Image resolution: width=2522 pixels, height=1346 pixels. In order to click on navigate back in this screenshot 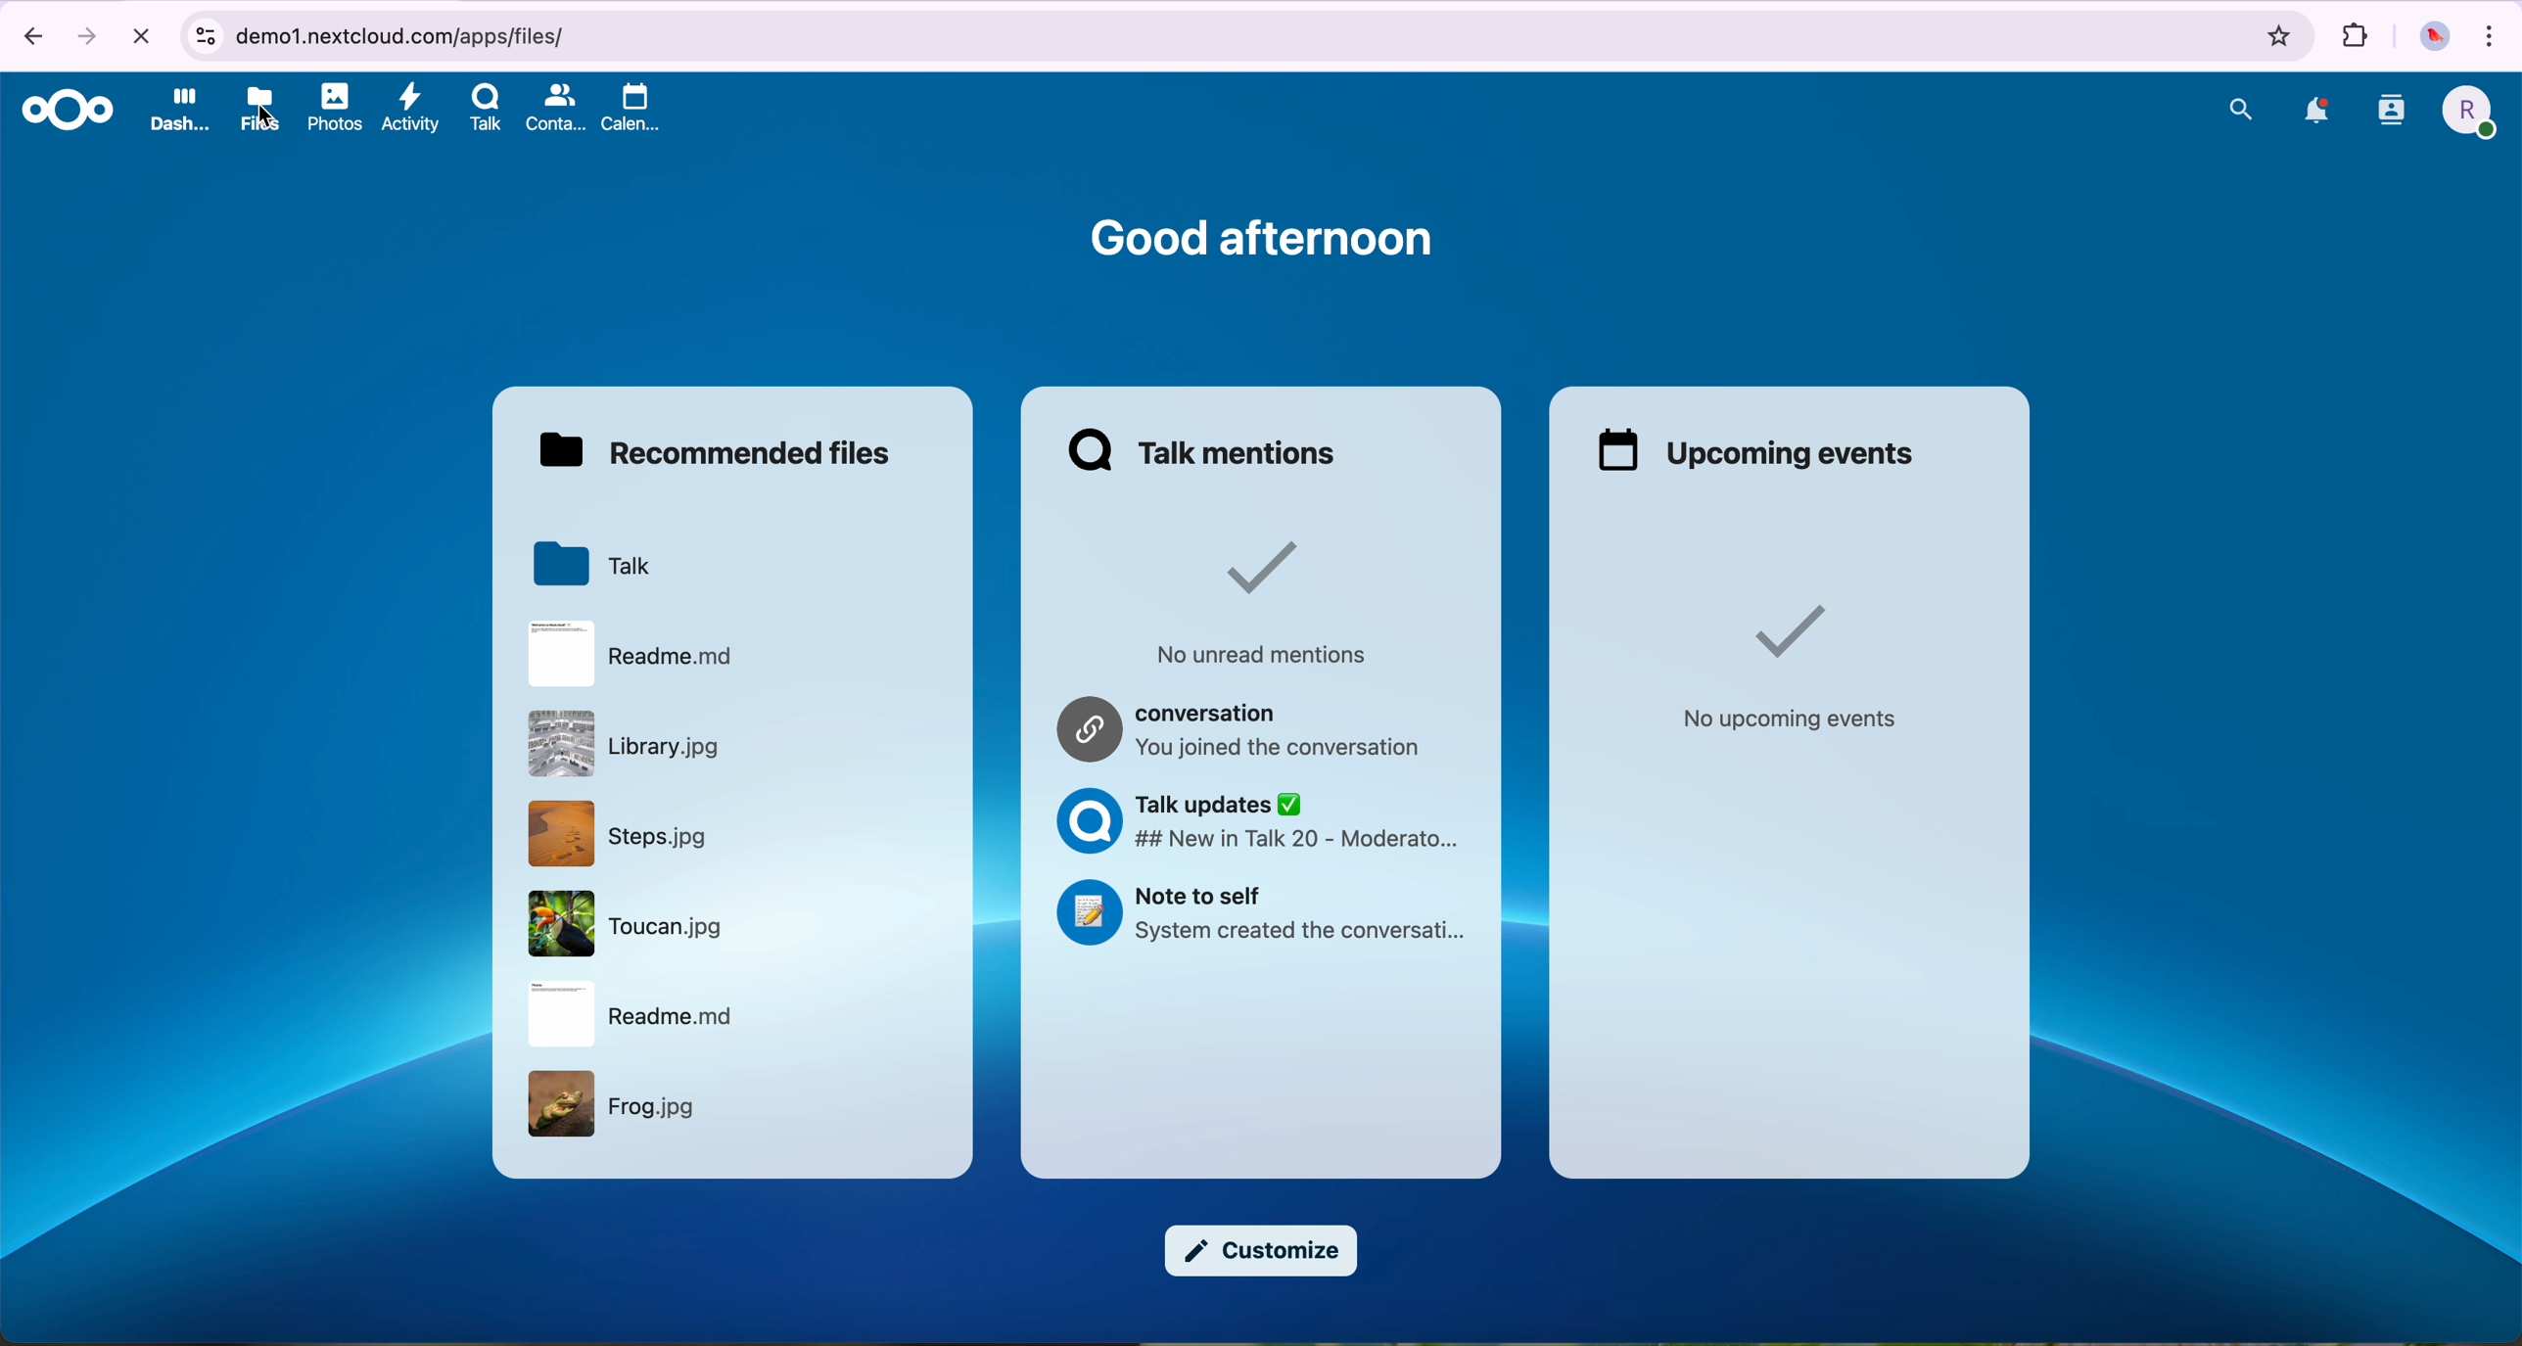, I will do `click(25, 34)`.